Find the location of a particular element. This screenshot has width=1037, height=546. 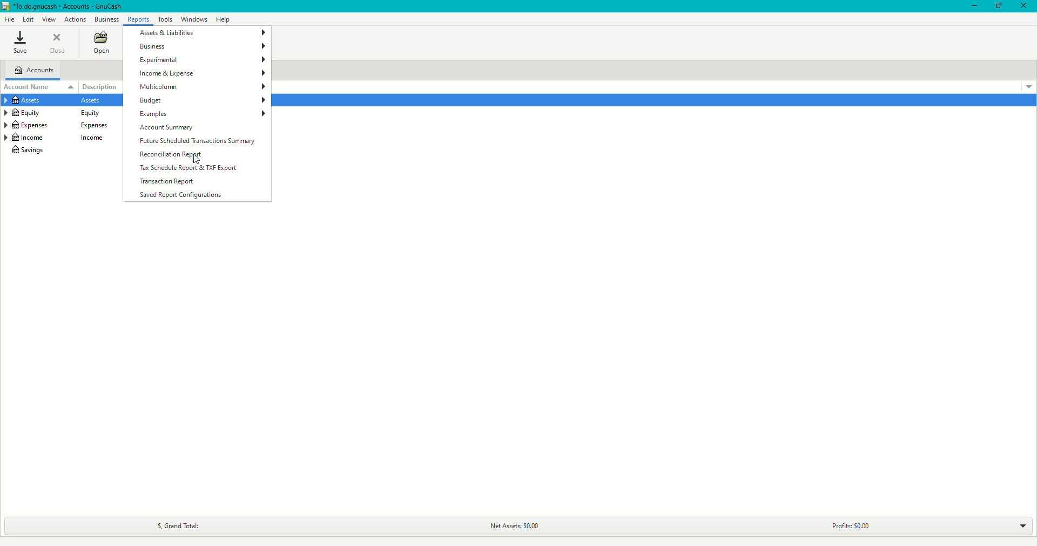

Actions is located at coordinates (75, 18).